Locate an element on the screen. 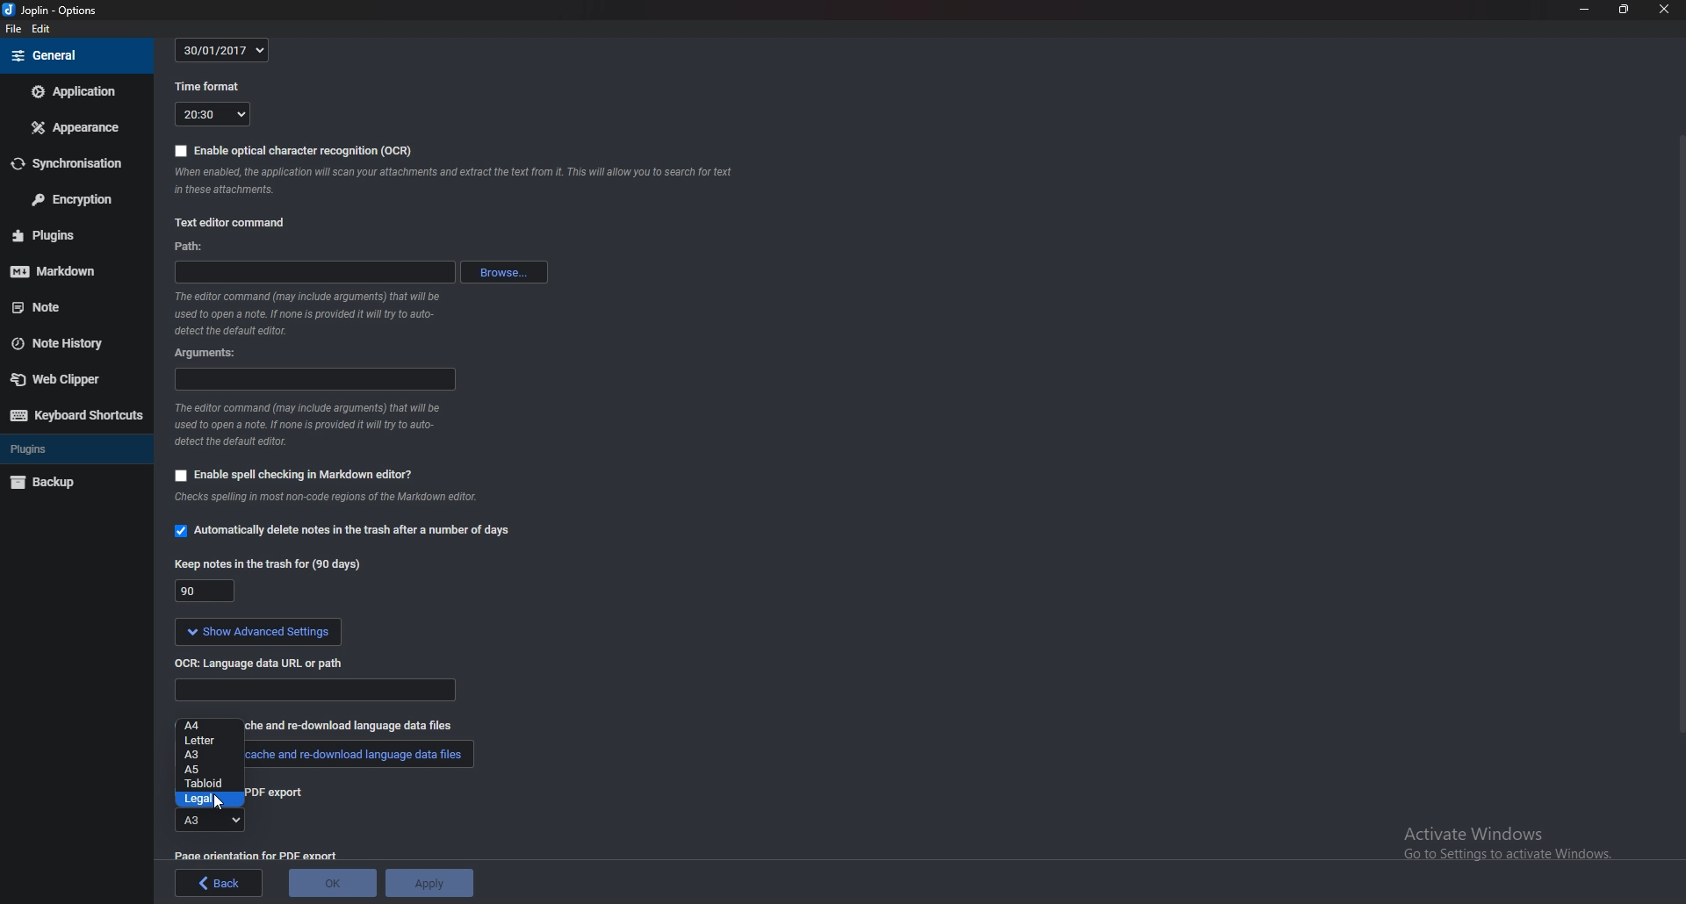 The height and width of the screenshot is (904, 1686). Synchronization is located at coordinates (71, 163).